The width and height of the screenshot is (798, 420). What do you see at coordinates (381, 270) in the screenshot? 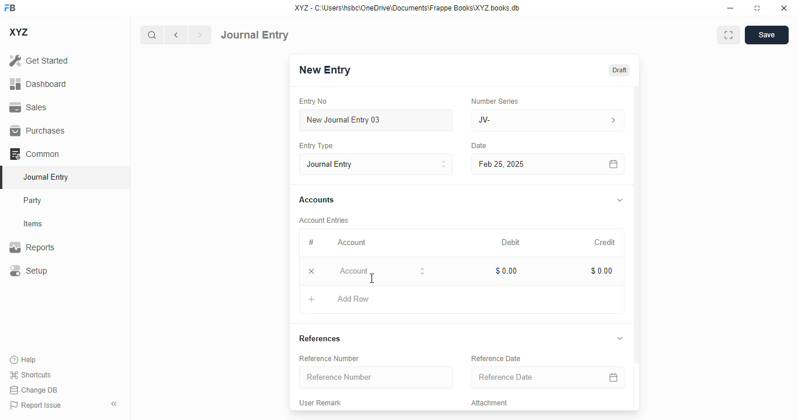
I see `account` at bounding box center [381, 270].